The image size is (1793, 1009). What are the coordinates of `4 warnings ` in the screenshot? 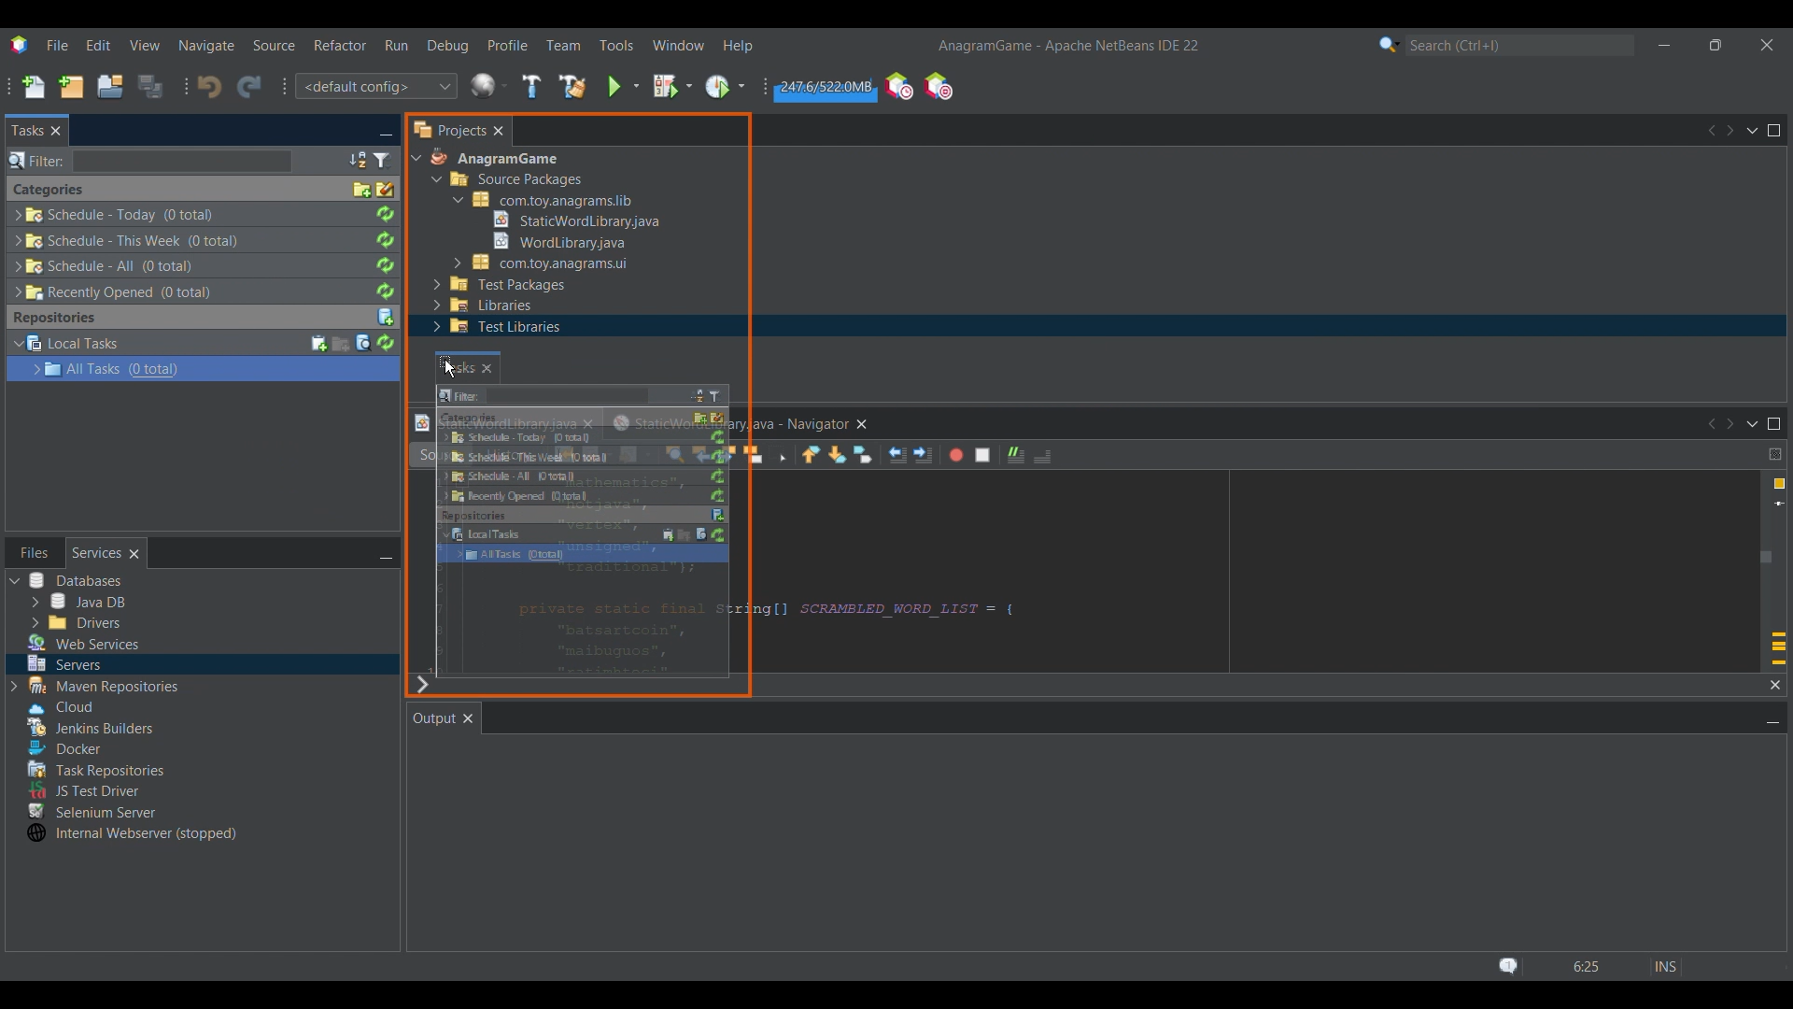 It's located at (1779, 484).